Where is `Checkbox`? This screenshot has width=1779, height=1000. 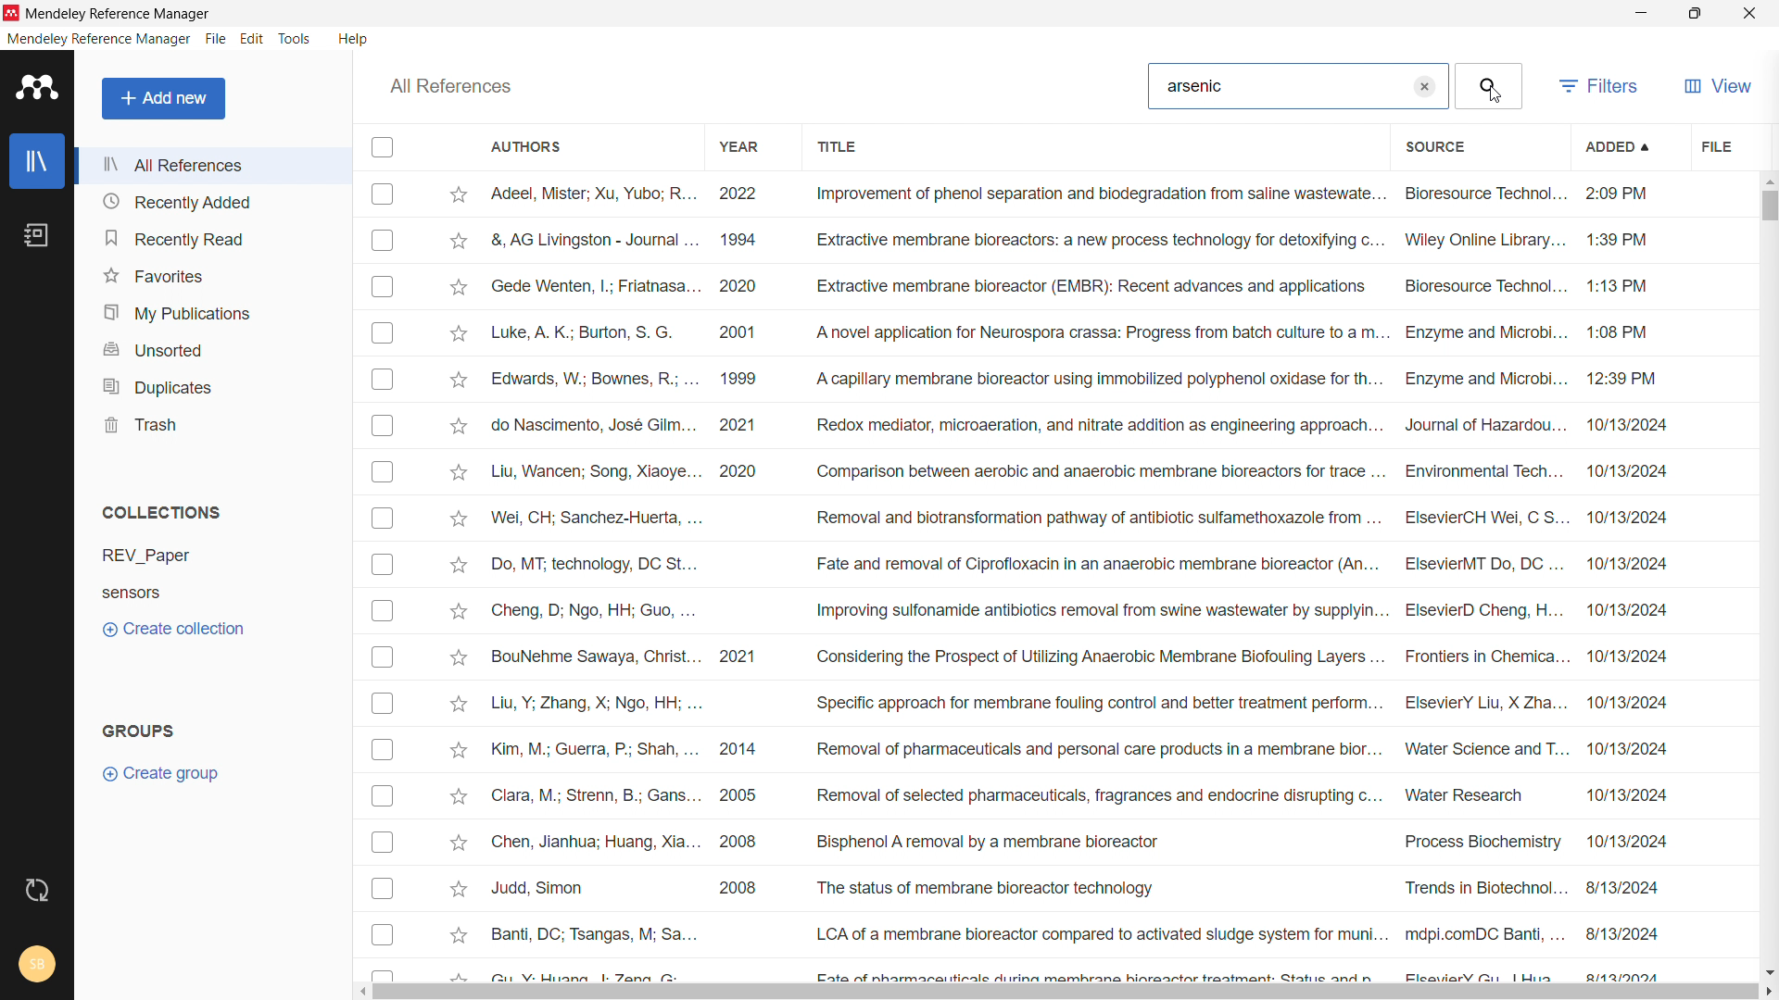
Checkbox is located at coordinates (384, 562).